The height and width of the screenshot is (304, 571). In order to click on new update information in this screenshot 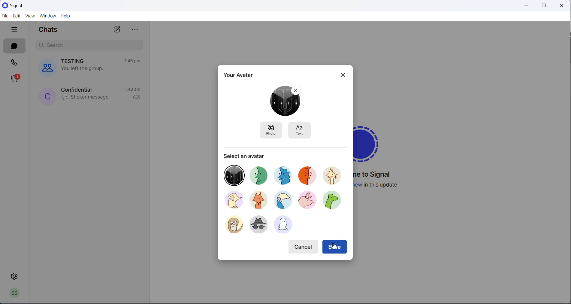, I will do `click(381, 185)`.